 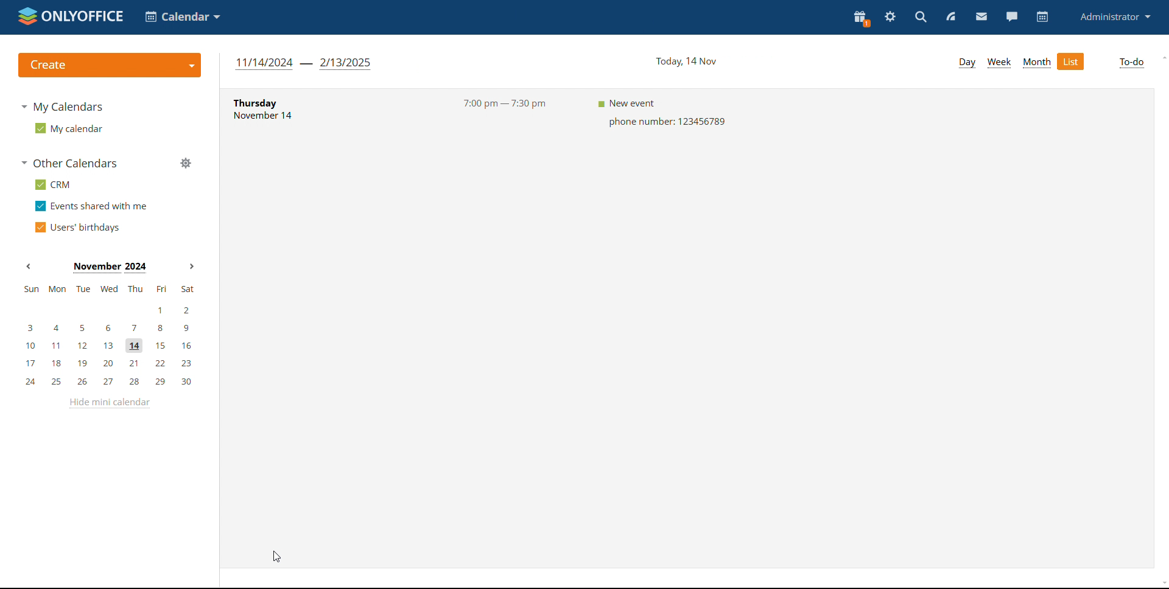 What do you see at coordinates (1116, 16) in the screenshot?
I see `profile` at bounding box center [1116, 16].